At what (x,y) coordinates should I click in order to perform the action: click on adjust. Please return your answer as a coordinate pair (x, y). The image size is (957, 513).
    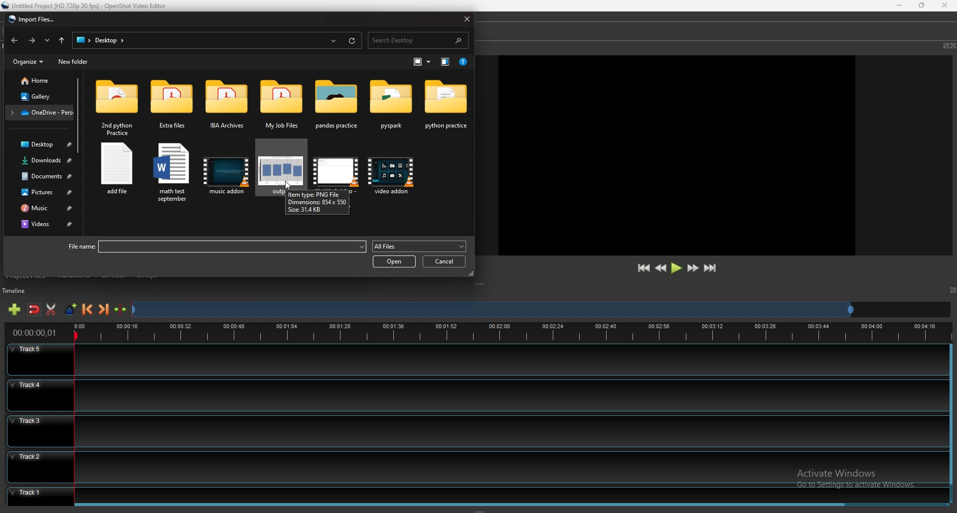
    Looking at the image, I should click on (481, 284).